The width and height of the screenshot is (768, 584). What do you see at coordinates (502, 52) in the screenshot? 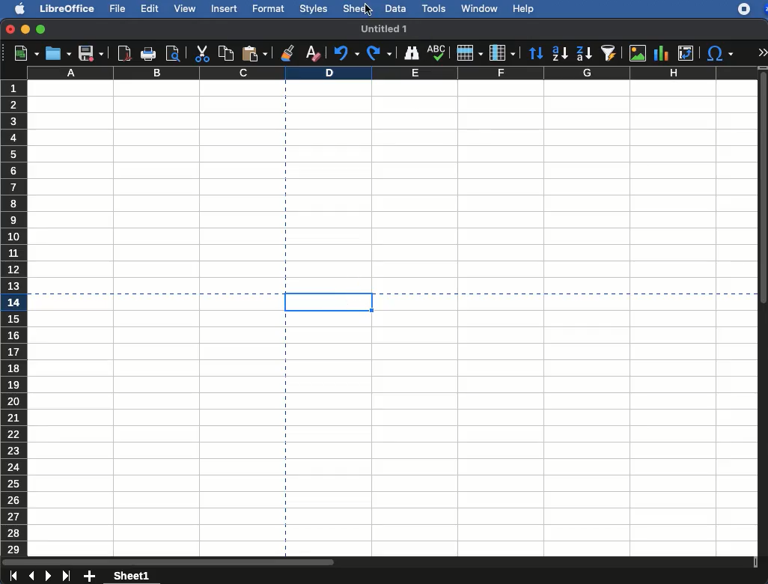
I see `column` at bounding box center [502, 52].